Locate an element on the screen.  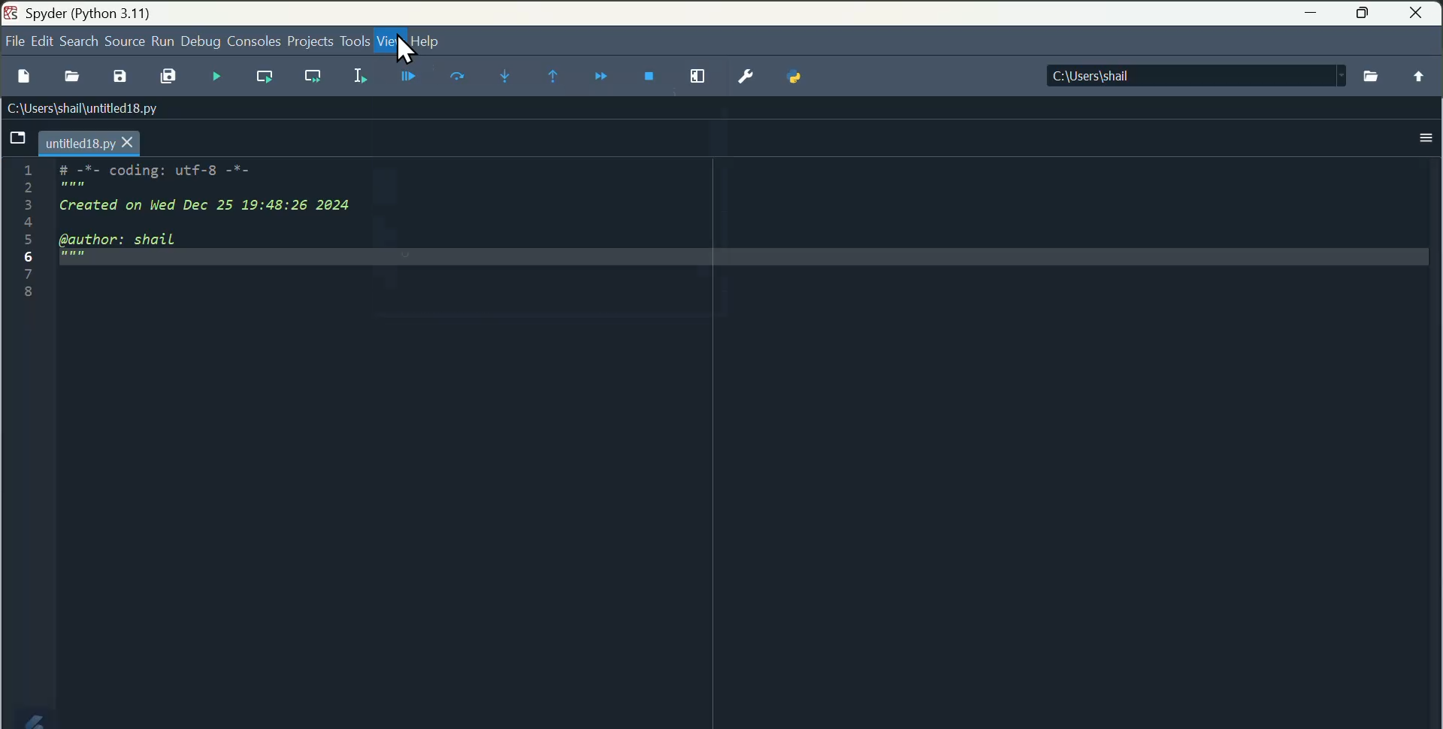
Settings is located at coordinates (740, 80).